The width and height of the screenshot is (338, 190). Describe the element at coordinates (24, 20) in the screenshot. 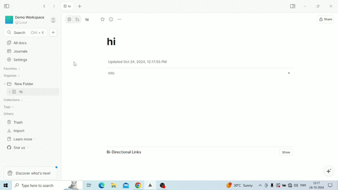

I see `Demo Workspace` at that location.